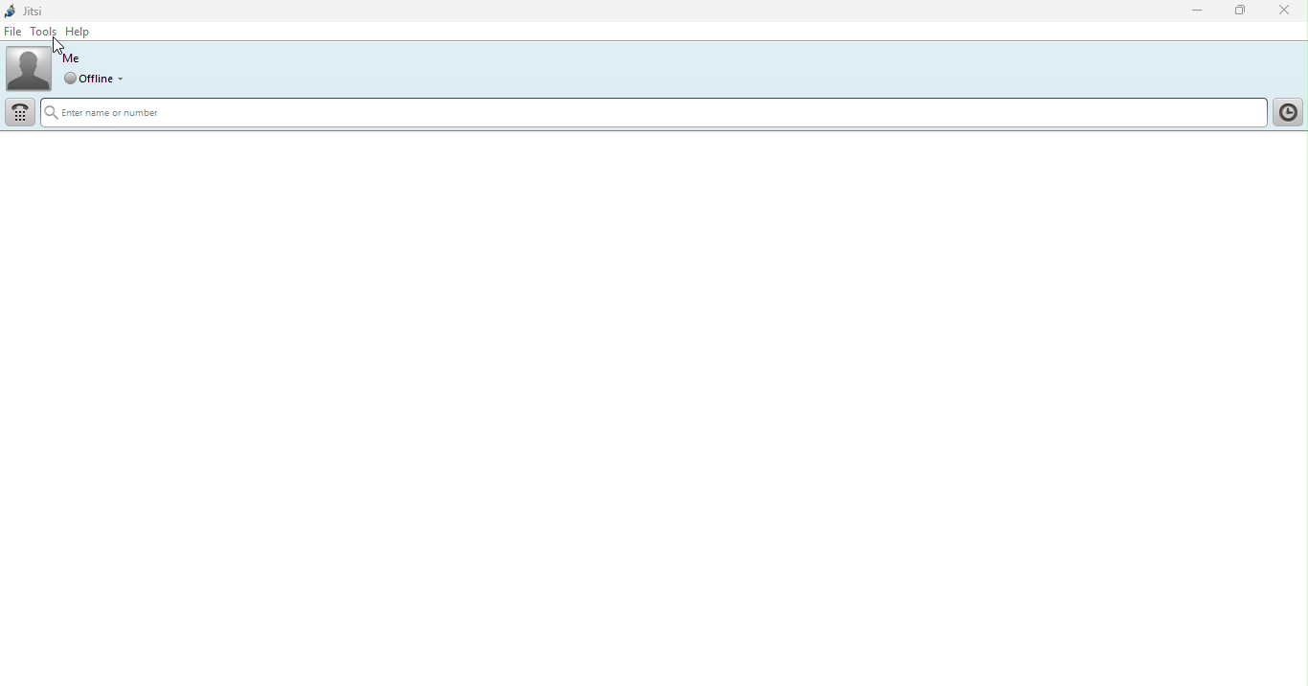 Image resolution: width=1308 pixels, height=686 pixels. What do you see at coordinates (28, 11) in the screenshot?
I see `Jitsi logo` at bounding box center [28, 11].